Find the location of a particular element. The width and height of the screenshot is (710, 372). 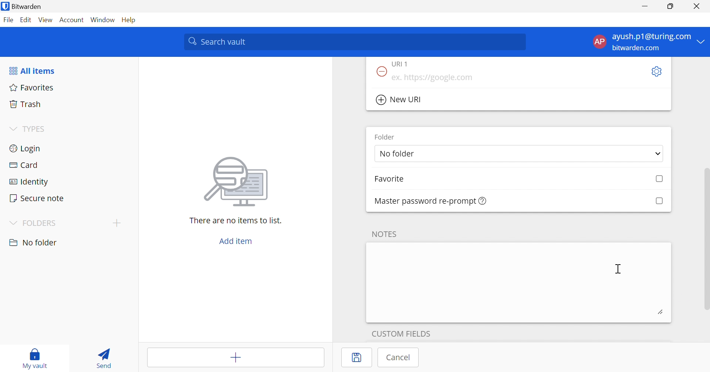

Help is located at coordinates (131, 20).